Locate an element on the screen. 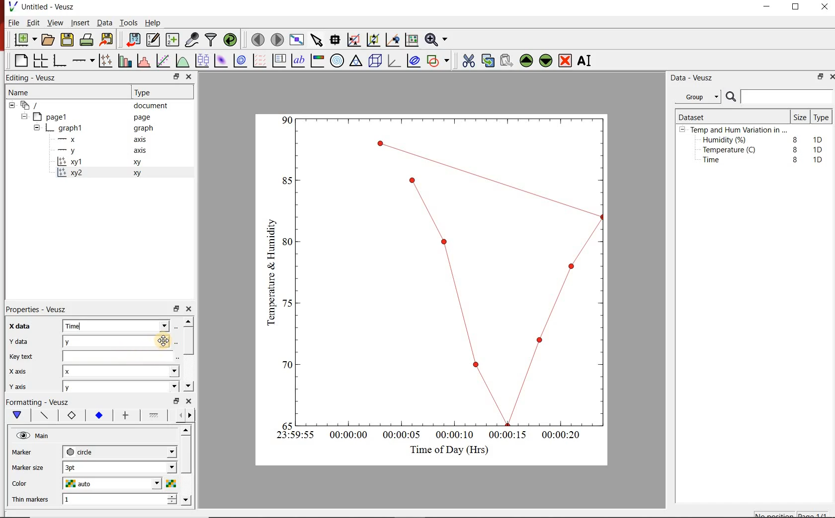 The height and width of the screenshot is (518, 835). close is located at coordinates (189, 76).